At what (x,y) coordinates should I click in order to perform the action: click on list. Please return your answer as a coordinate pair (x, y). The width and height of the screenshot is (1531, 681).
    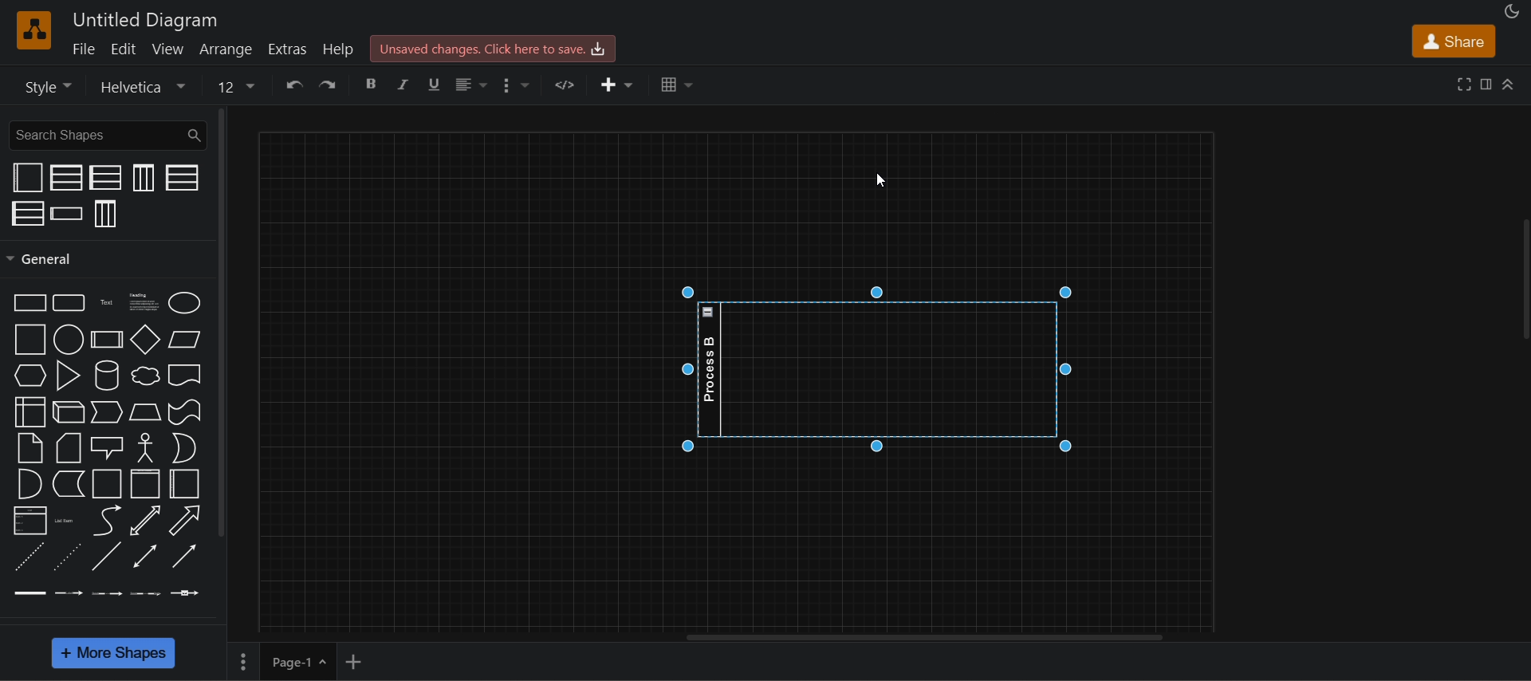
    Looking at the image, I should click on (30, 522).